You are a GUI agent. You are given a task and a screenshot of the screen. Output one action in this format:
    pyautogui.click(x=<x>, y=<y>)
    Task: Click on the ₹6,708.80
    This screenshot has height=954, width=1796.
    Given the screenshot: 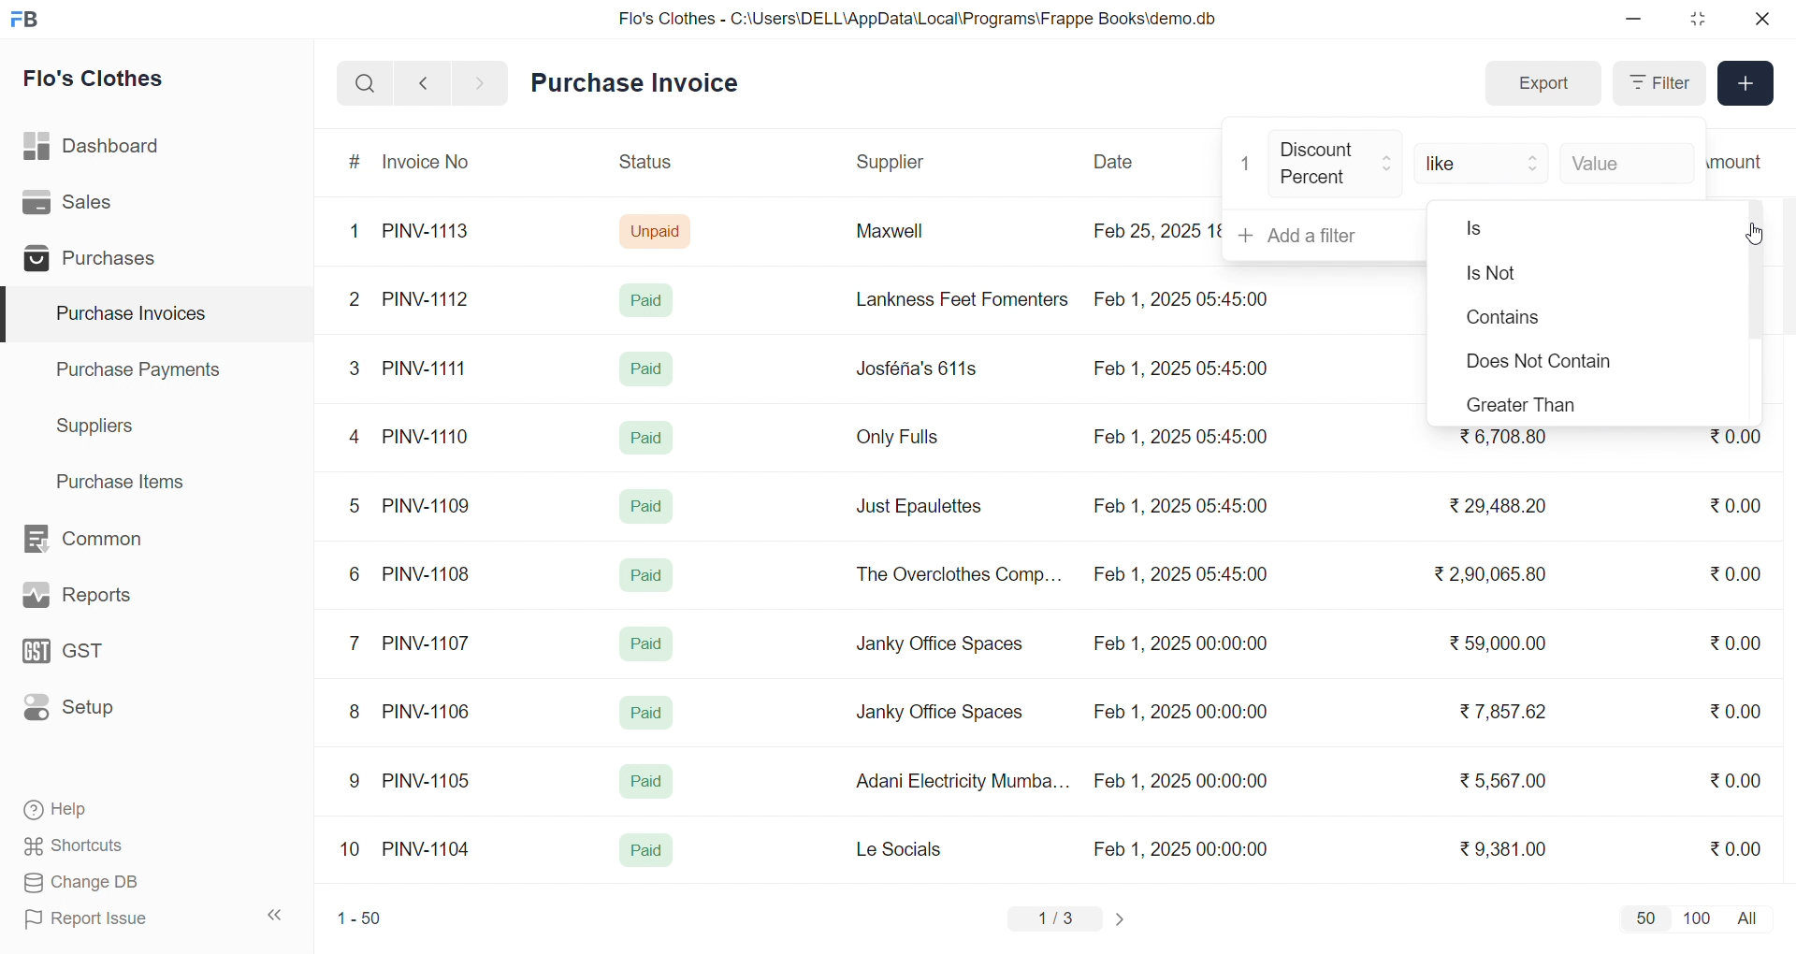 What is the action you would take?
    pyautogui.click(x=1502, y=438)
    